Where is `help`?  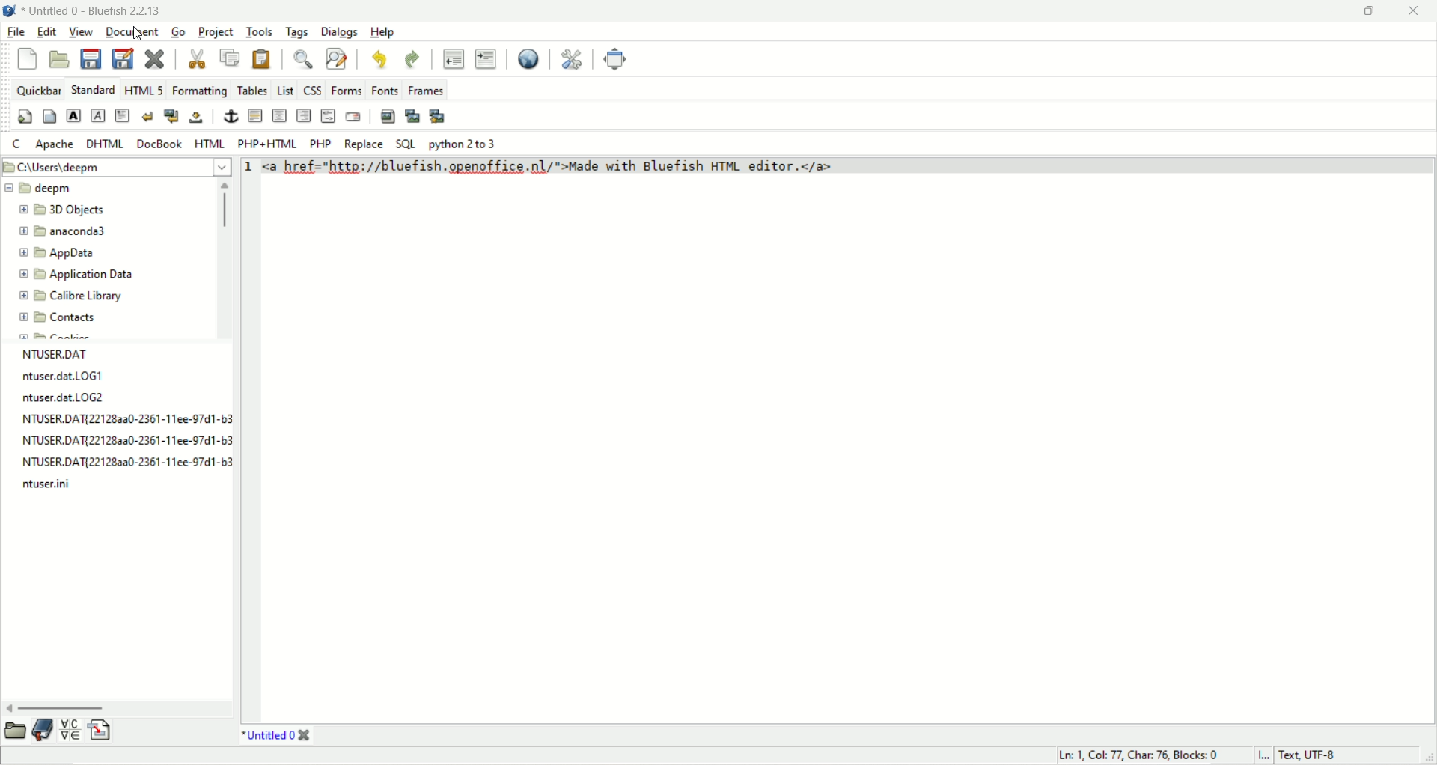
help is located at coordinates (386, 33).